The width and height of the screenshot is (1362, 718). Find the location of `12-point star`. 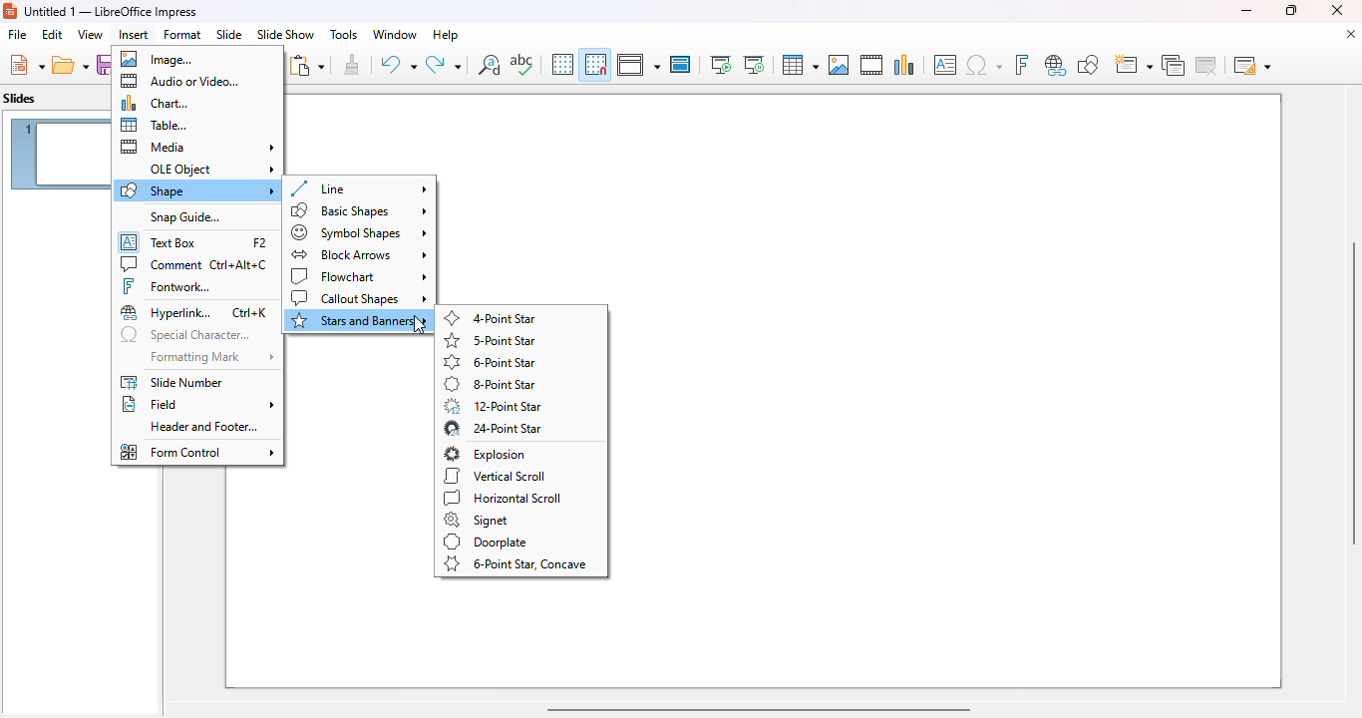

12-point star is located at coordinates (493, 406).